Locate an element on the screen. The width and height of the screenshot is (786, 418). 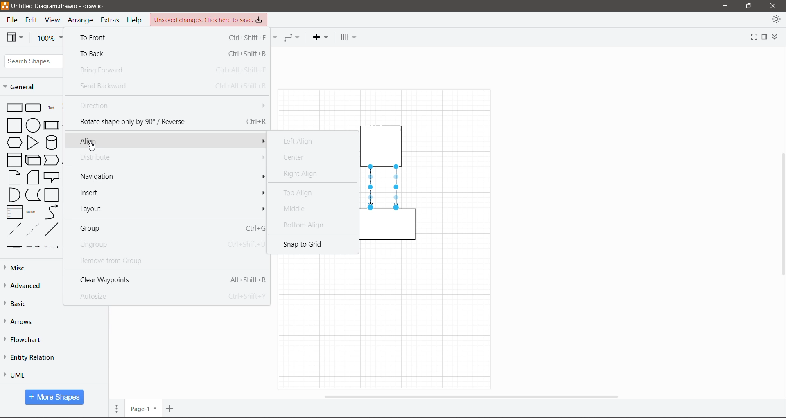
Arrows is located at coordinates (20, 322).